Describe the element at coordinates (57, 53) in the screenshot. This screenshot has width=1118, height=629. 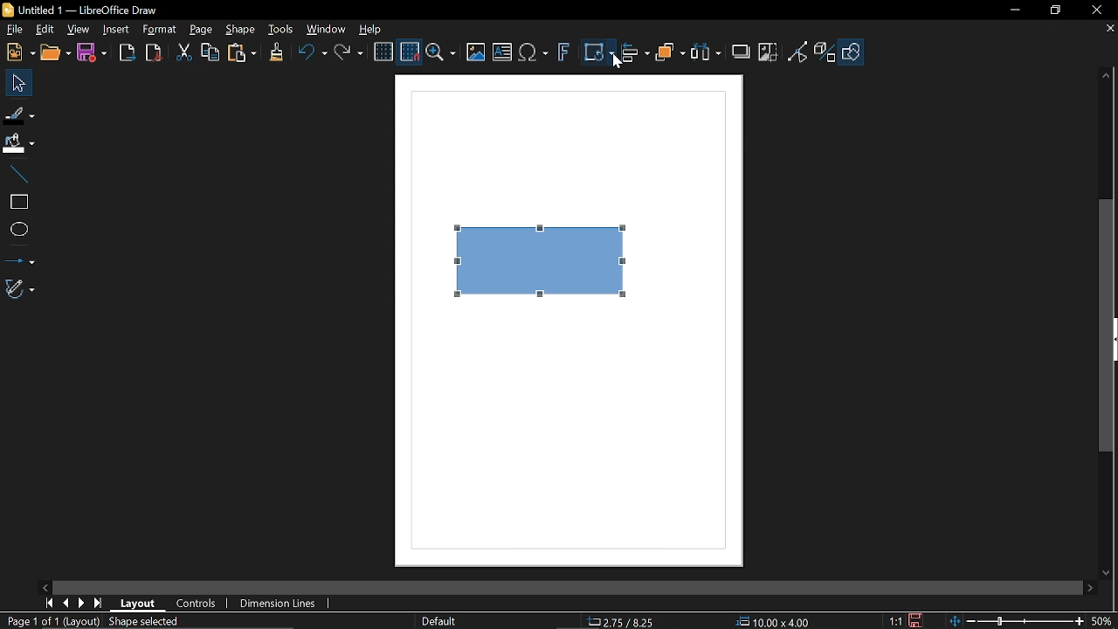
I see `Open` at that location.